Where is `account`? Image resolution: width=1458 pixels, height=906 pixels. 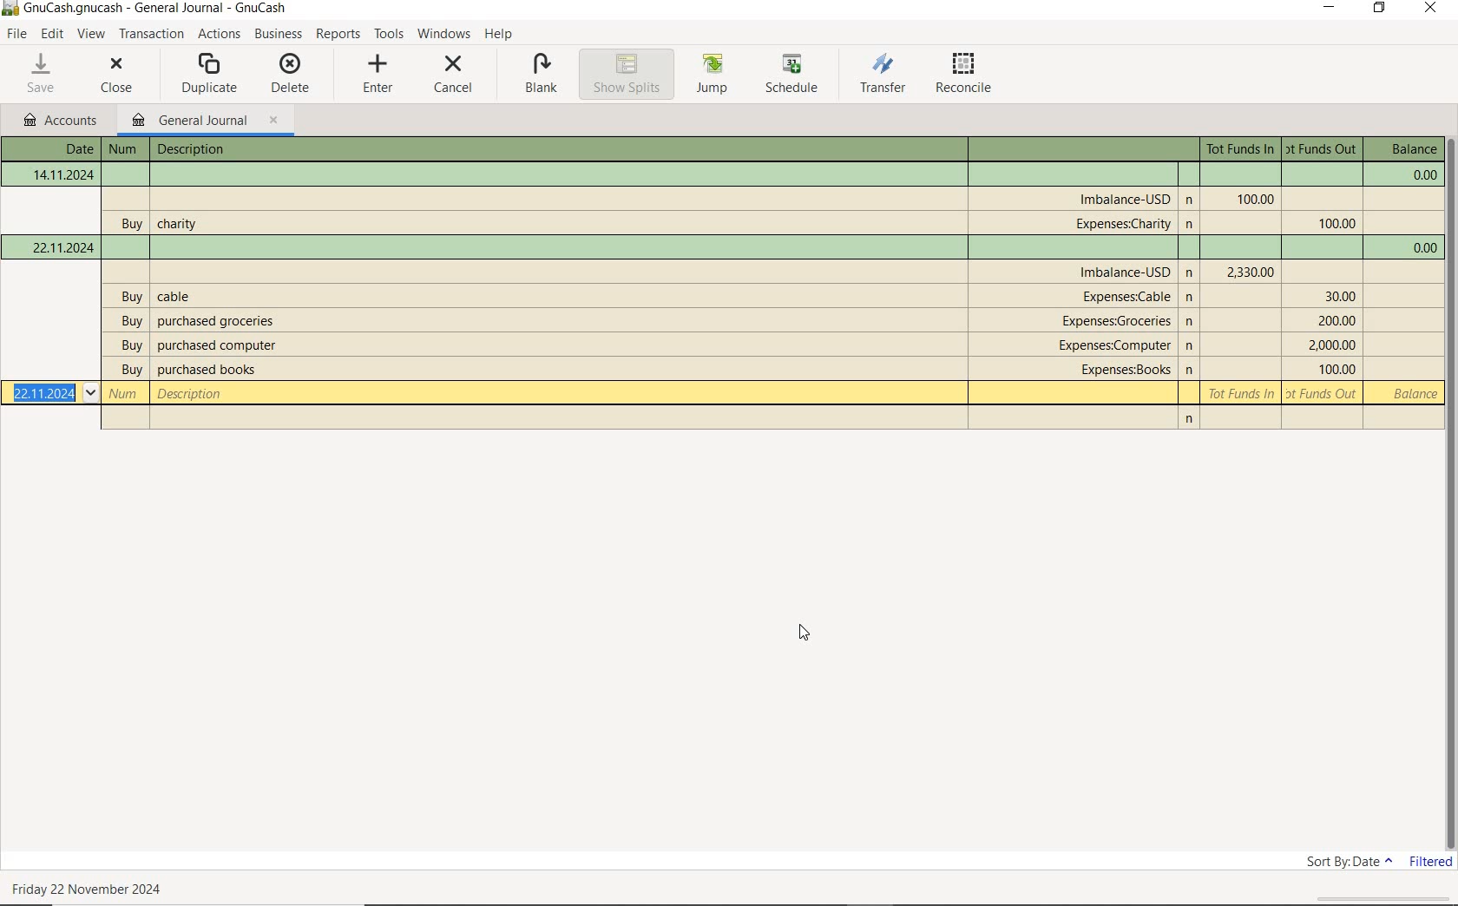
account is located at coordinates (1125, 197).